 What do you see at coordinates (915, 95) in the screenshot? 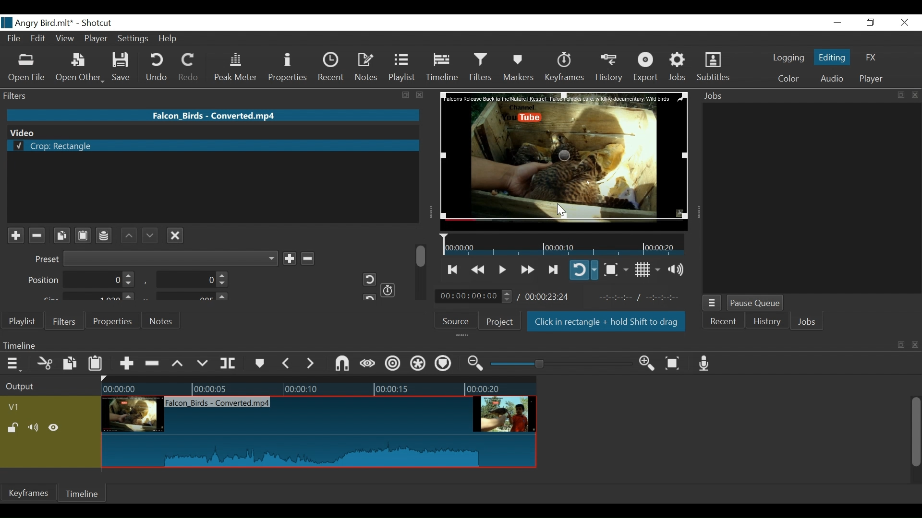
I see `close` at bounding box center [915, 95].